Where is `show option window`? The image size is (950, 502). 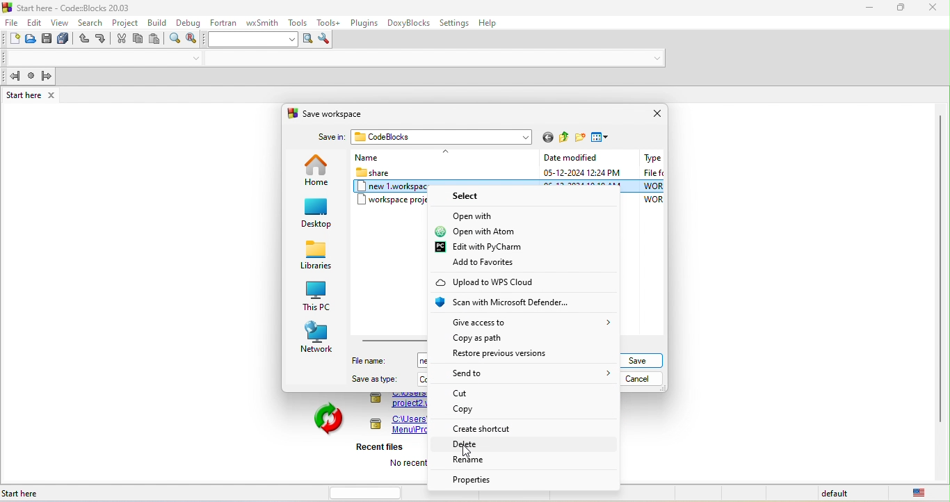
show option window is located at coordinates (326, 40).